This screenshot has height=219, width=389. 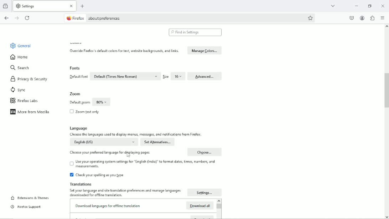 I want to click on Download all, so click(x=199, y=205).